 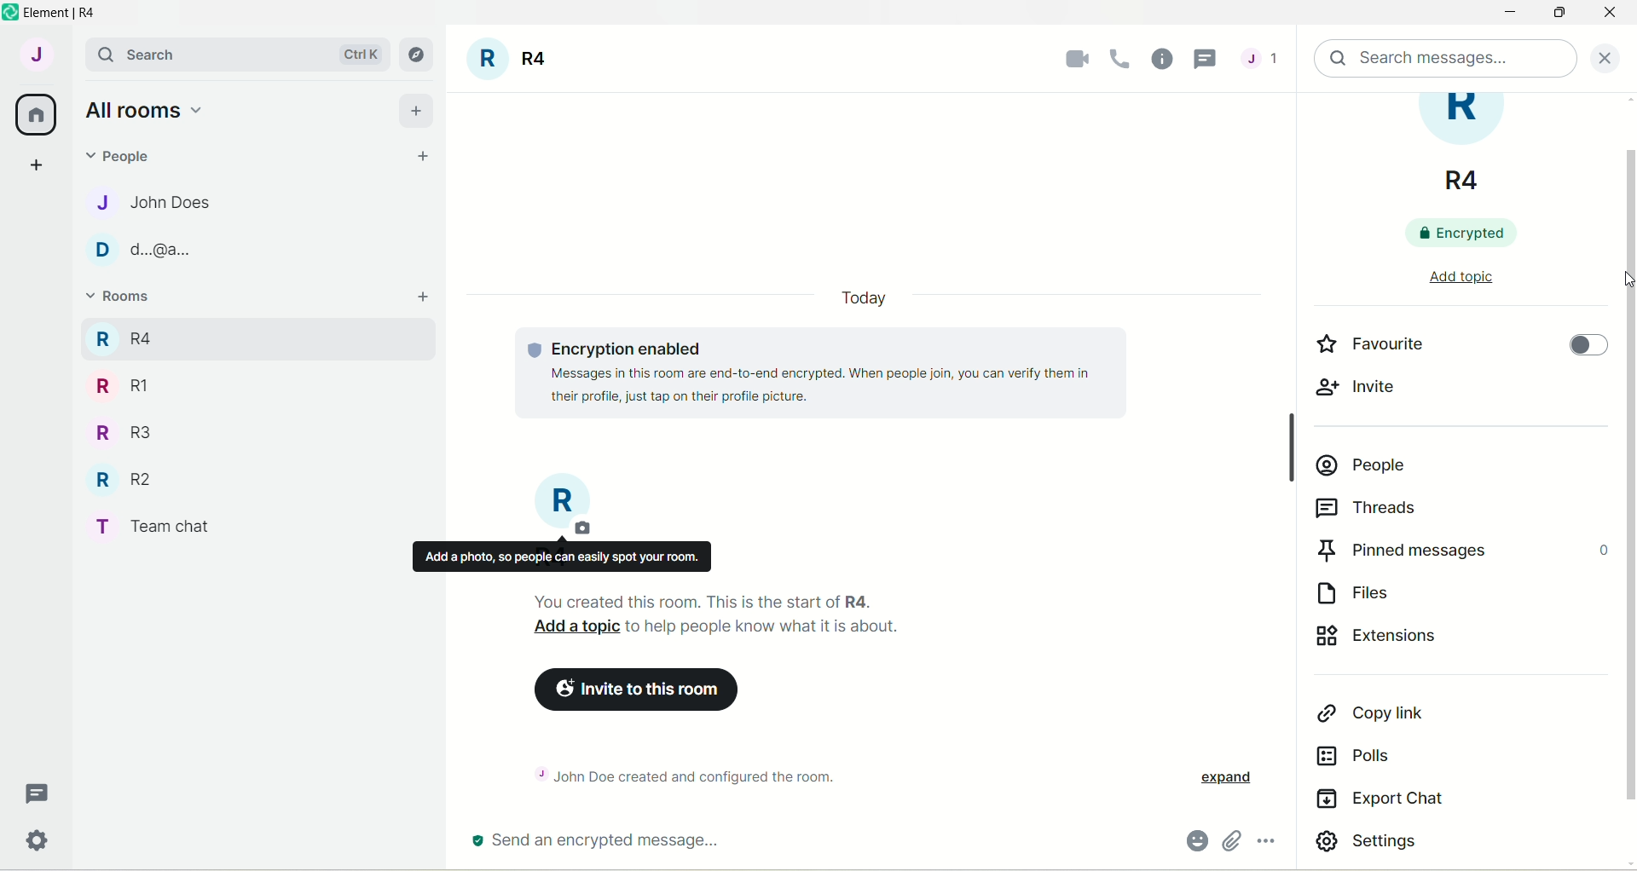 What do you see at coordinates (1164, 57) in the screenshot?
I see `room info` at bounding box center [1164, 57].